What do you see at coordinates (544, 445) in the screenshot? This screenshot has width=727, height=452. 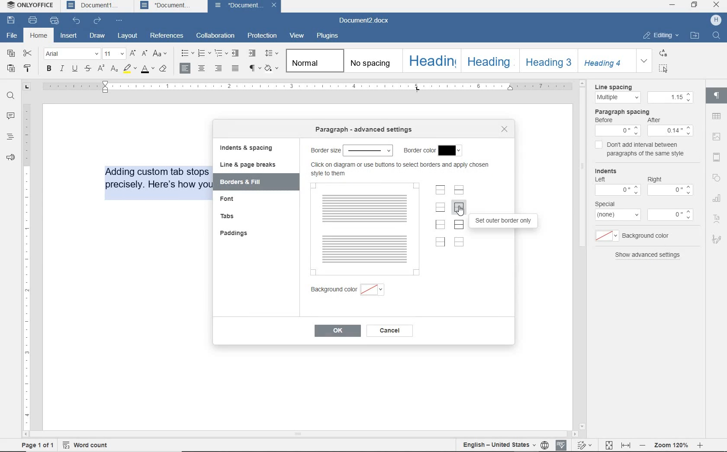 I see `set document language` at bounding box center [544, 445].